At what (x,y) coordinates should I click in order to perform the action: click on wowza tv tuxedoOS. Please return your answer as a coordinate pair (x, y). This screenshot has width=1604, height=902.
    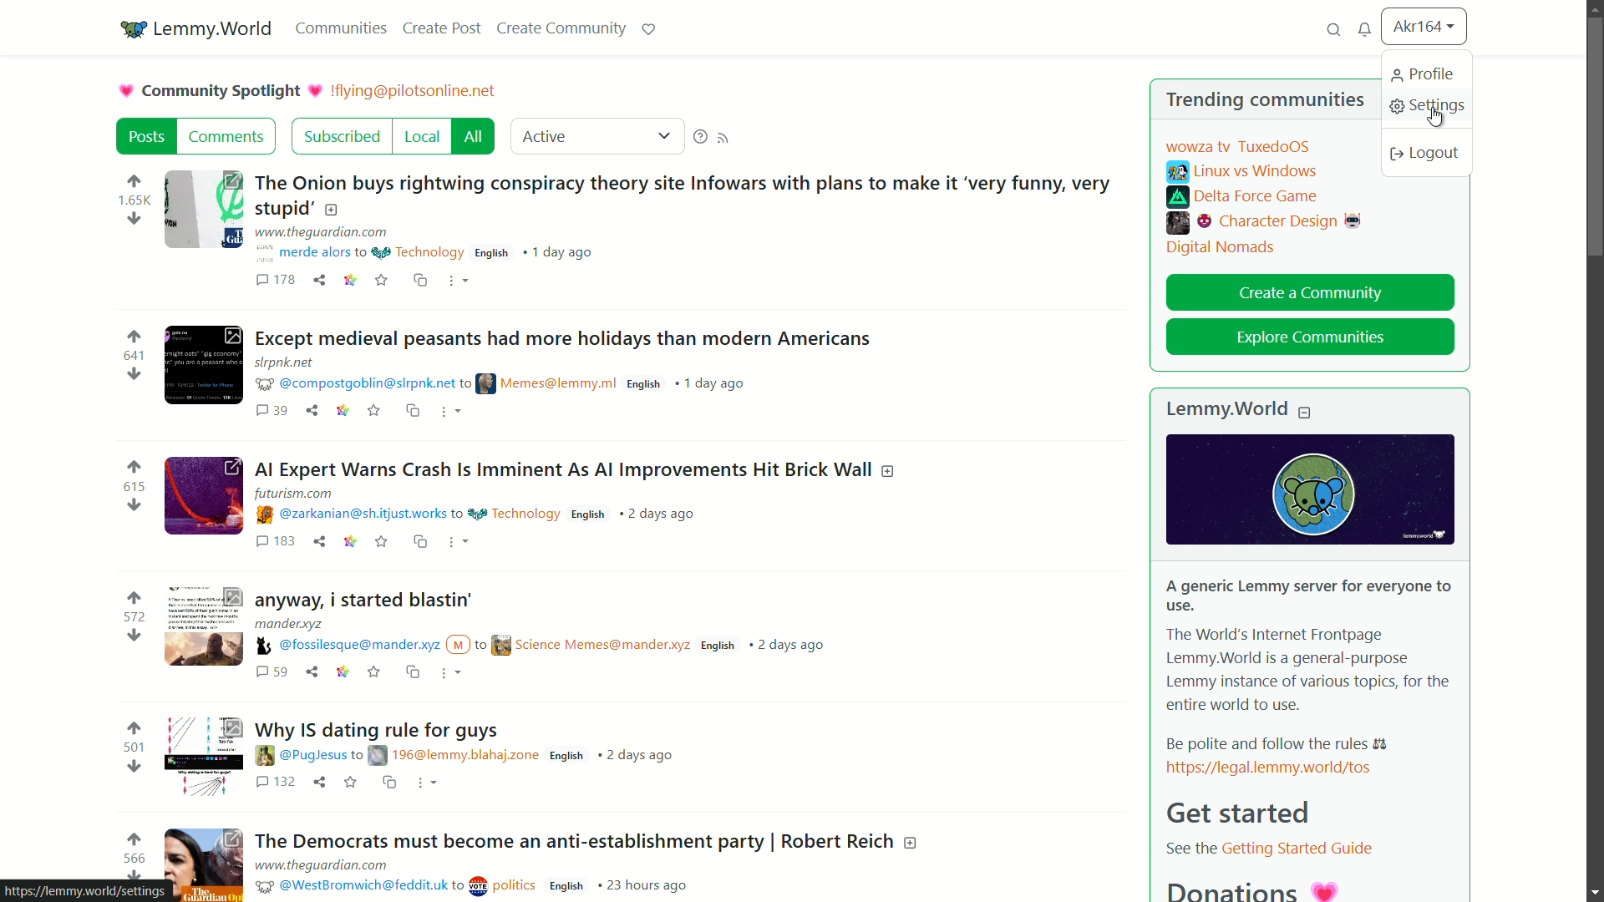
    Looking at the image, I should click on (1241, 147).